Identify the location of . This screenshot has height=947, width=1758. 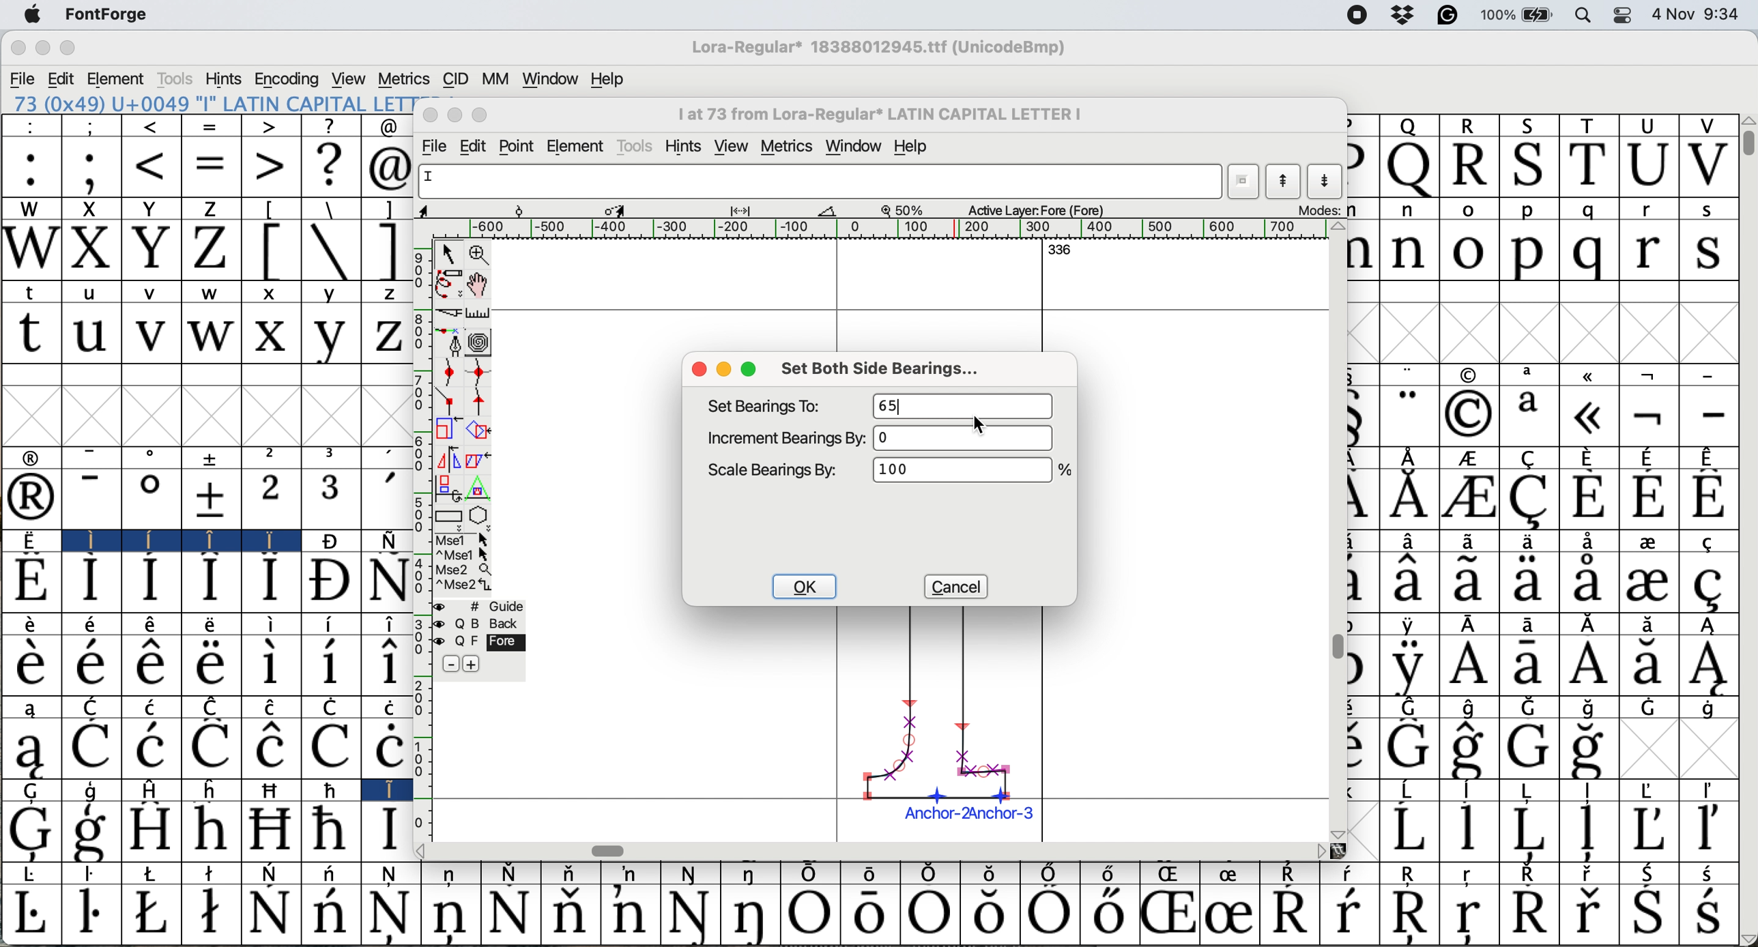
(429, 851).